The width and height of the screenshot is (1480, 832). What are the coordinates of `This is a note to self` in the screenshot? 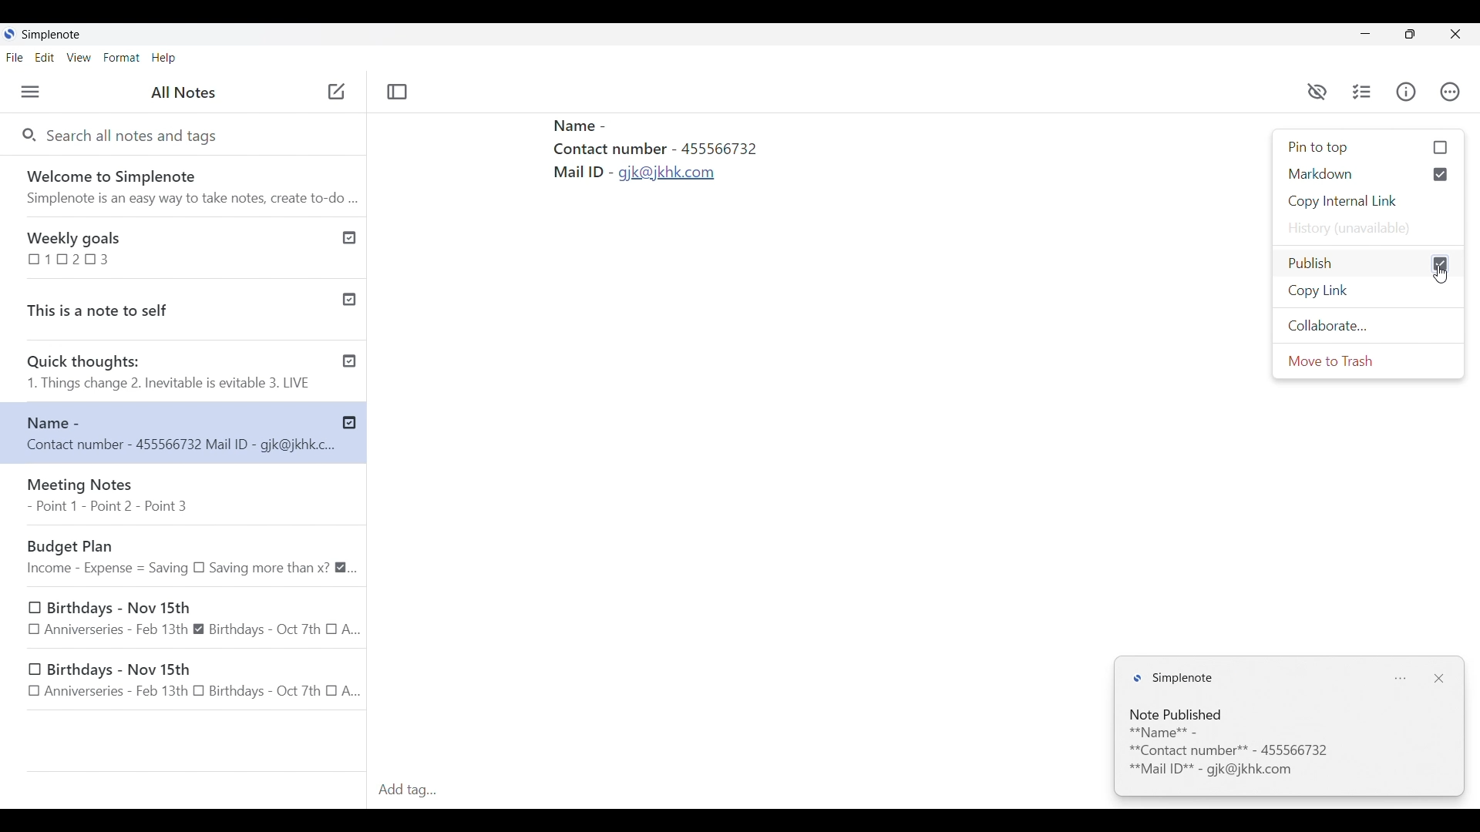 It's located at (164, 307).